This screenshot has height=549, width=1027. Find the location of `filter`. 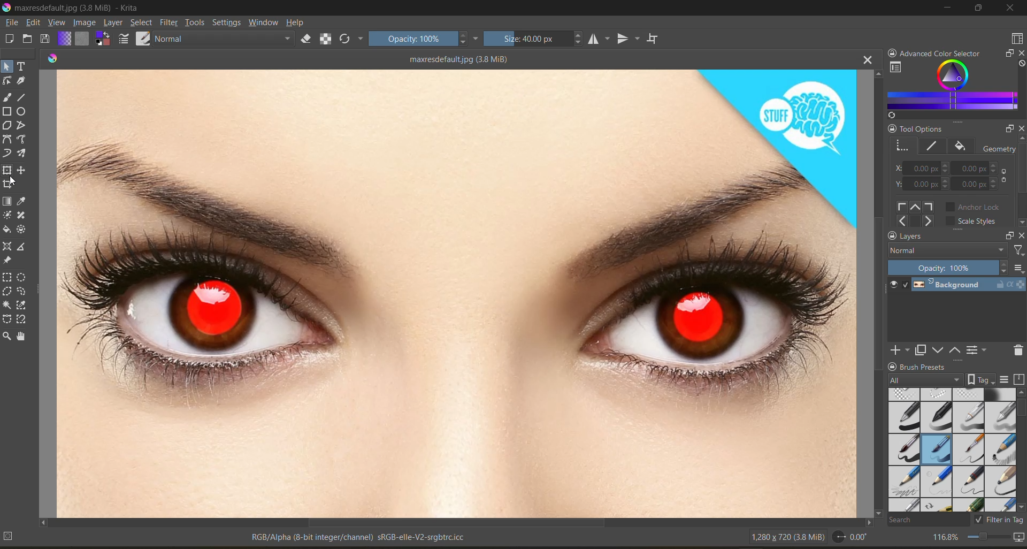

filter is located at coordinates (1017, 250).